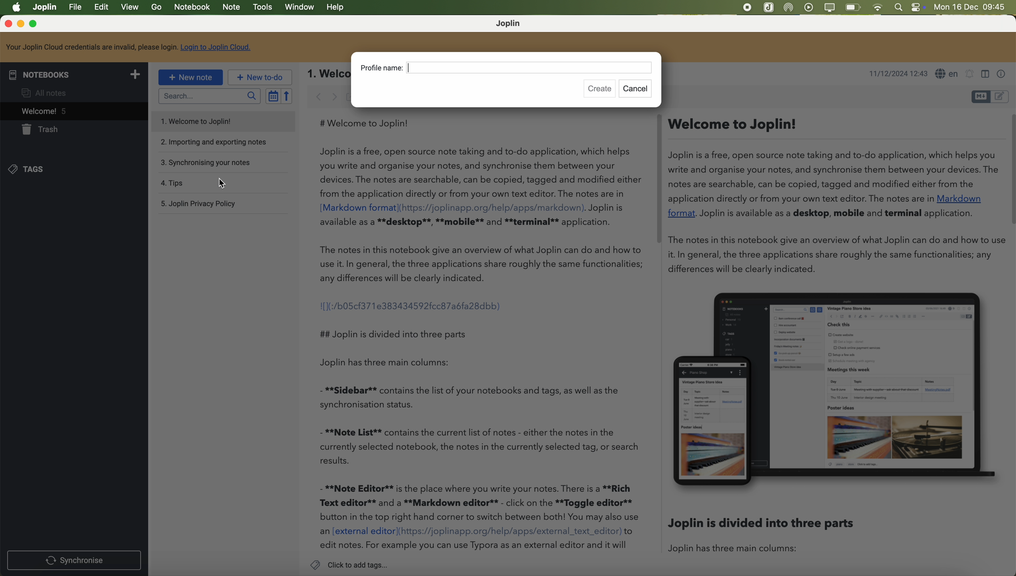  I want to click on (https://joplinapp.org/help/apps/markdown), so click(493, 207).